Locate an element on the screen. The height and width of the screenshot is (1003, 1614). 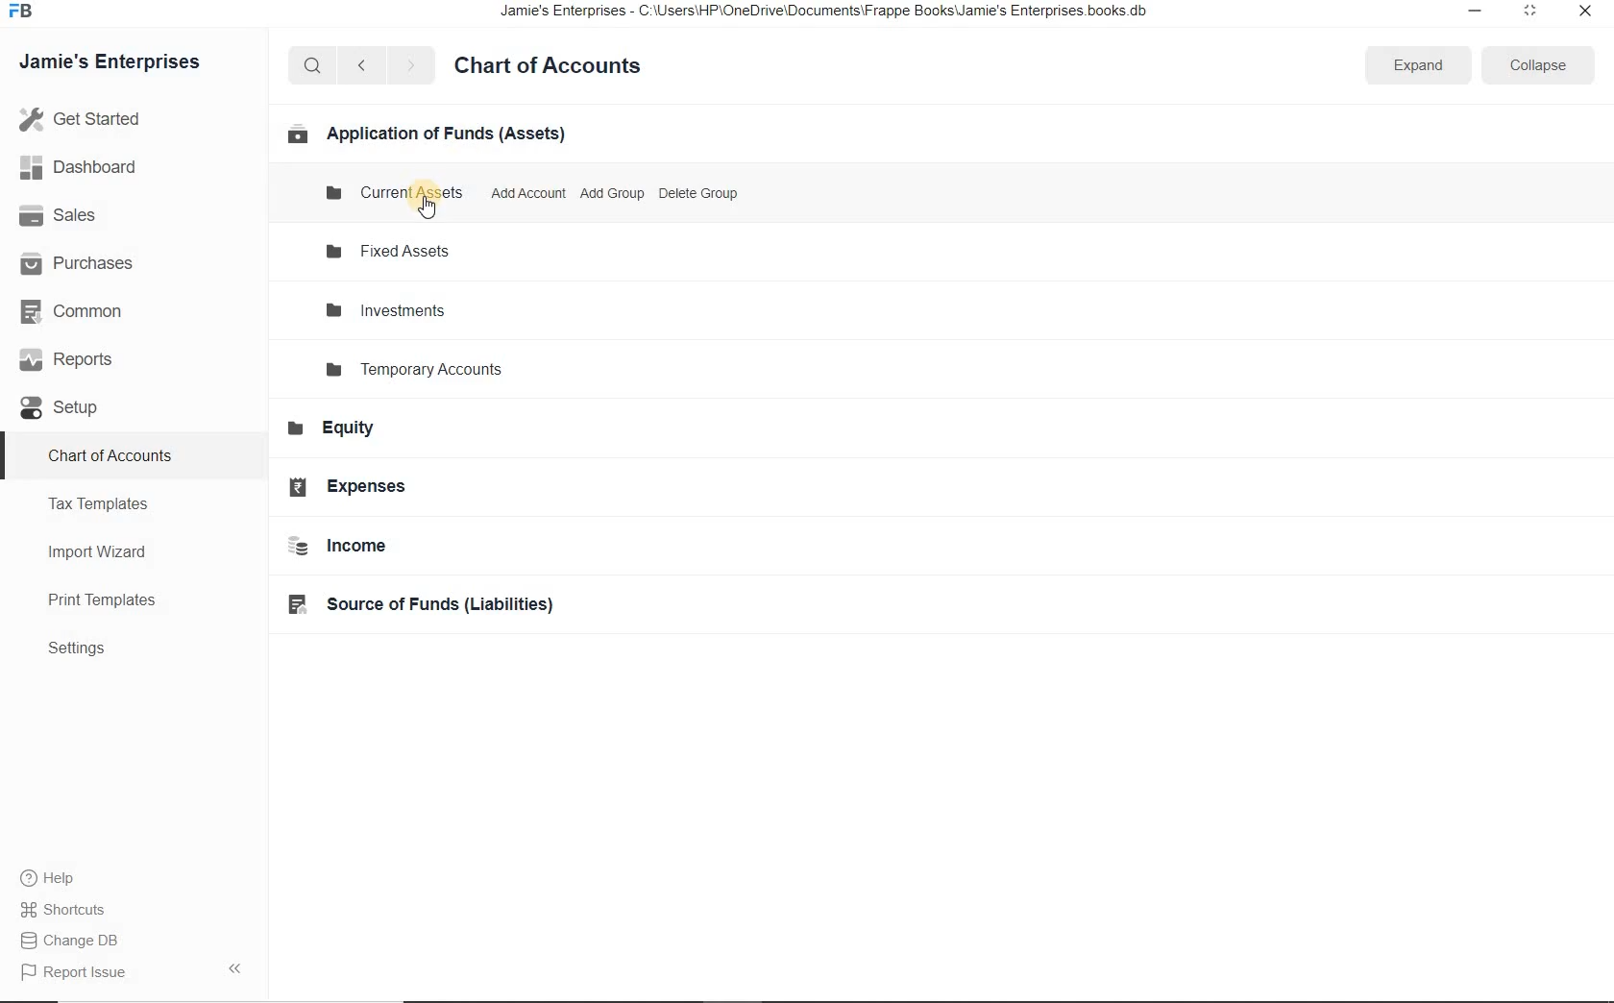
common is located at coordinates (89, 314).